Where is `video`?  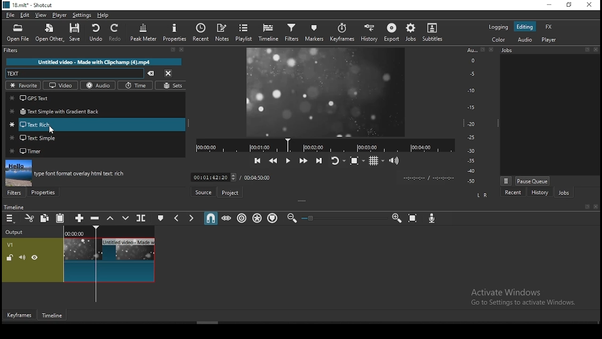 video is located at coordinates (62, 86).